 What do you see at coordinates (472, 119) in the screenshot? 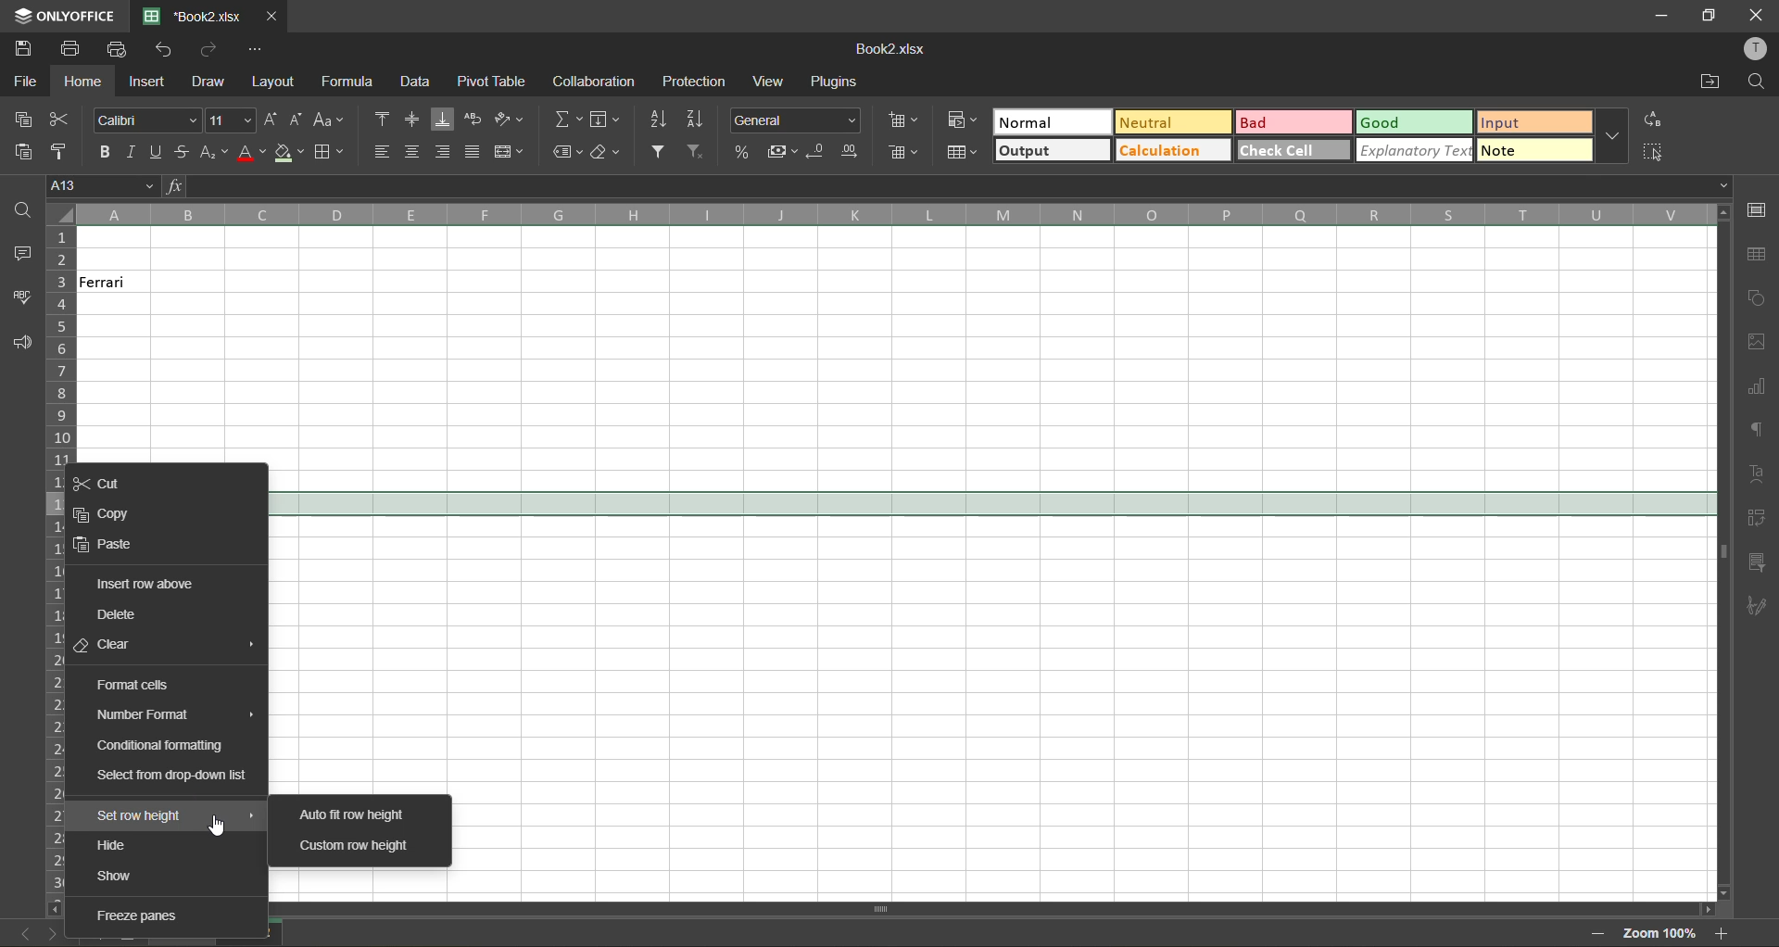
I see `wrap text` at bounding box center [472, 119].